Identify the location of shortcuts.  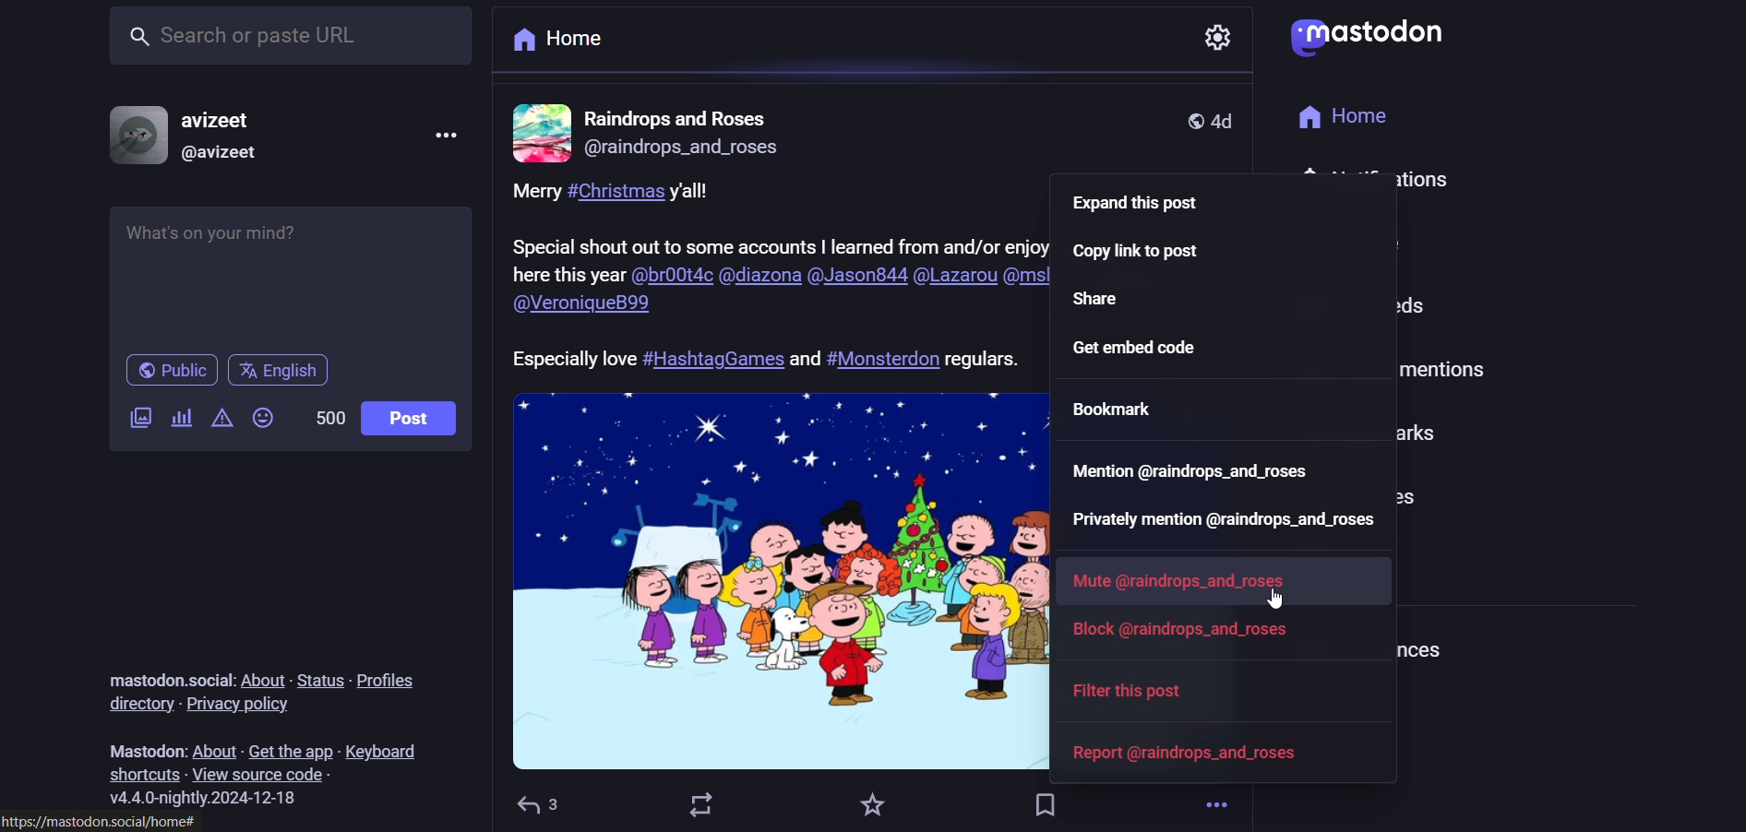
(137, 773).